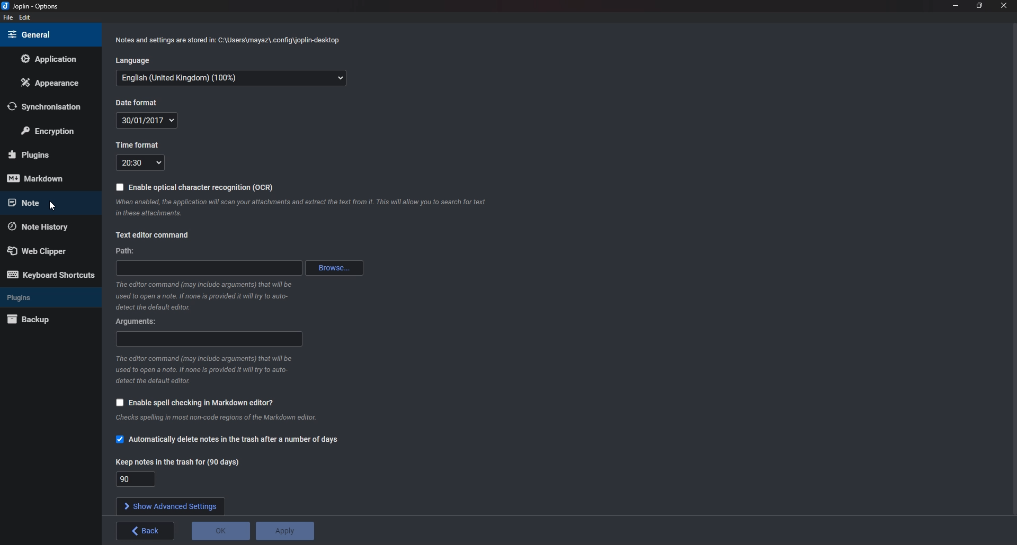 The image size is (1017, 545). Describe the element at coordinates (140, 60) in the screenshot. I see `Language` at that location.